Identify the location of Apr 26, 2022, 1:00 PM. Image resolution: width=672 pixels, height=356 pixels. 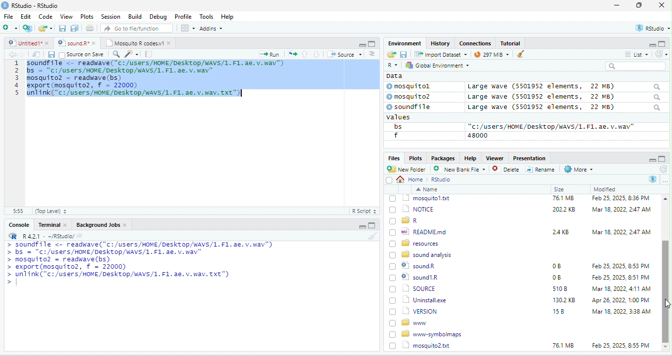
(622, 348).